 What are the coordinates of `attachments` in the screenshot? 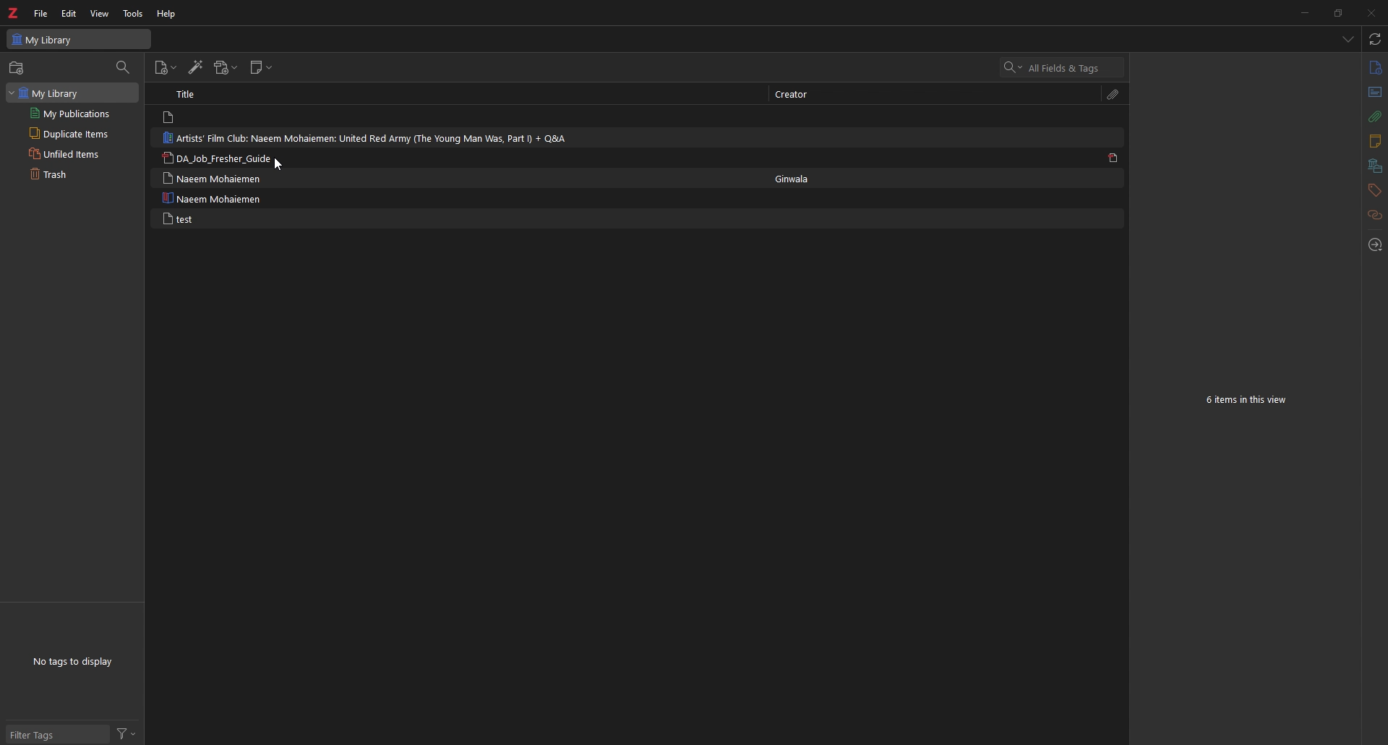 It's located at (1374, 116).